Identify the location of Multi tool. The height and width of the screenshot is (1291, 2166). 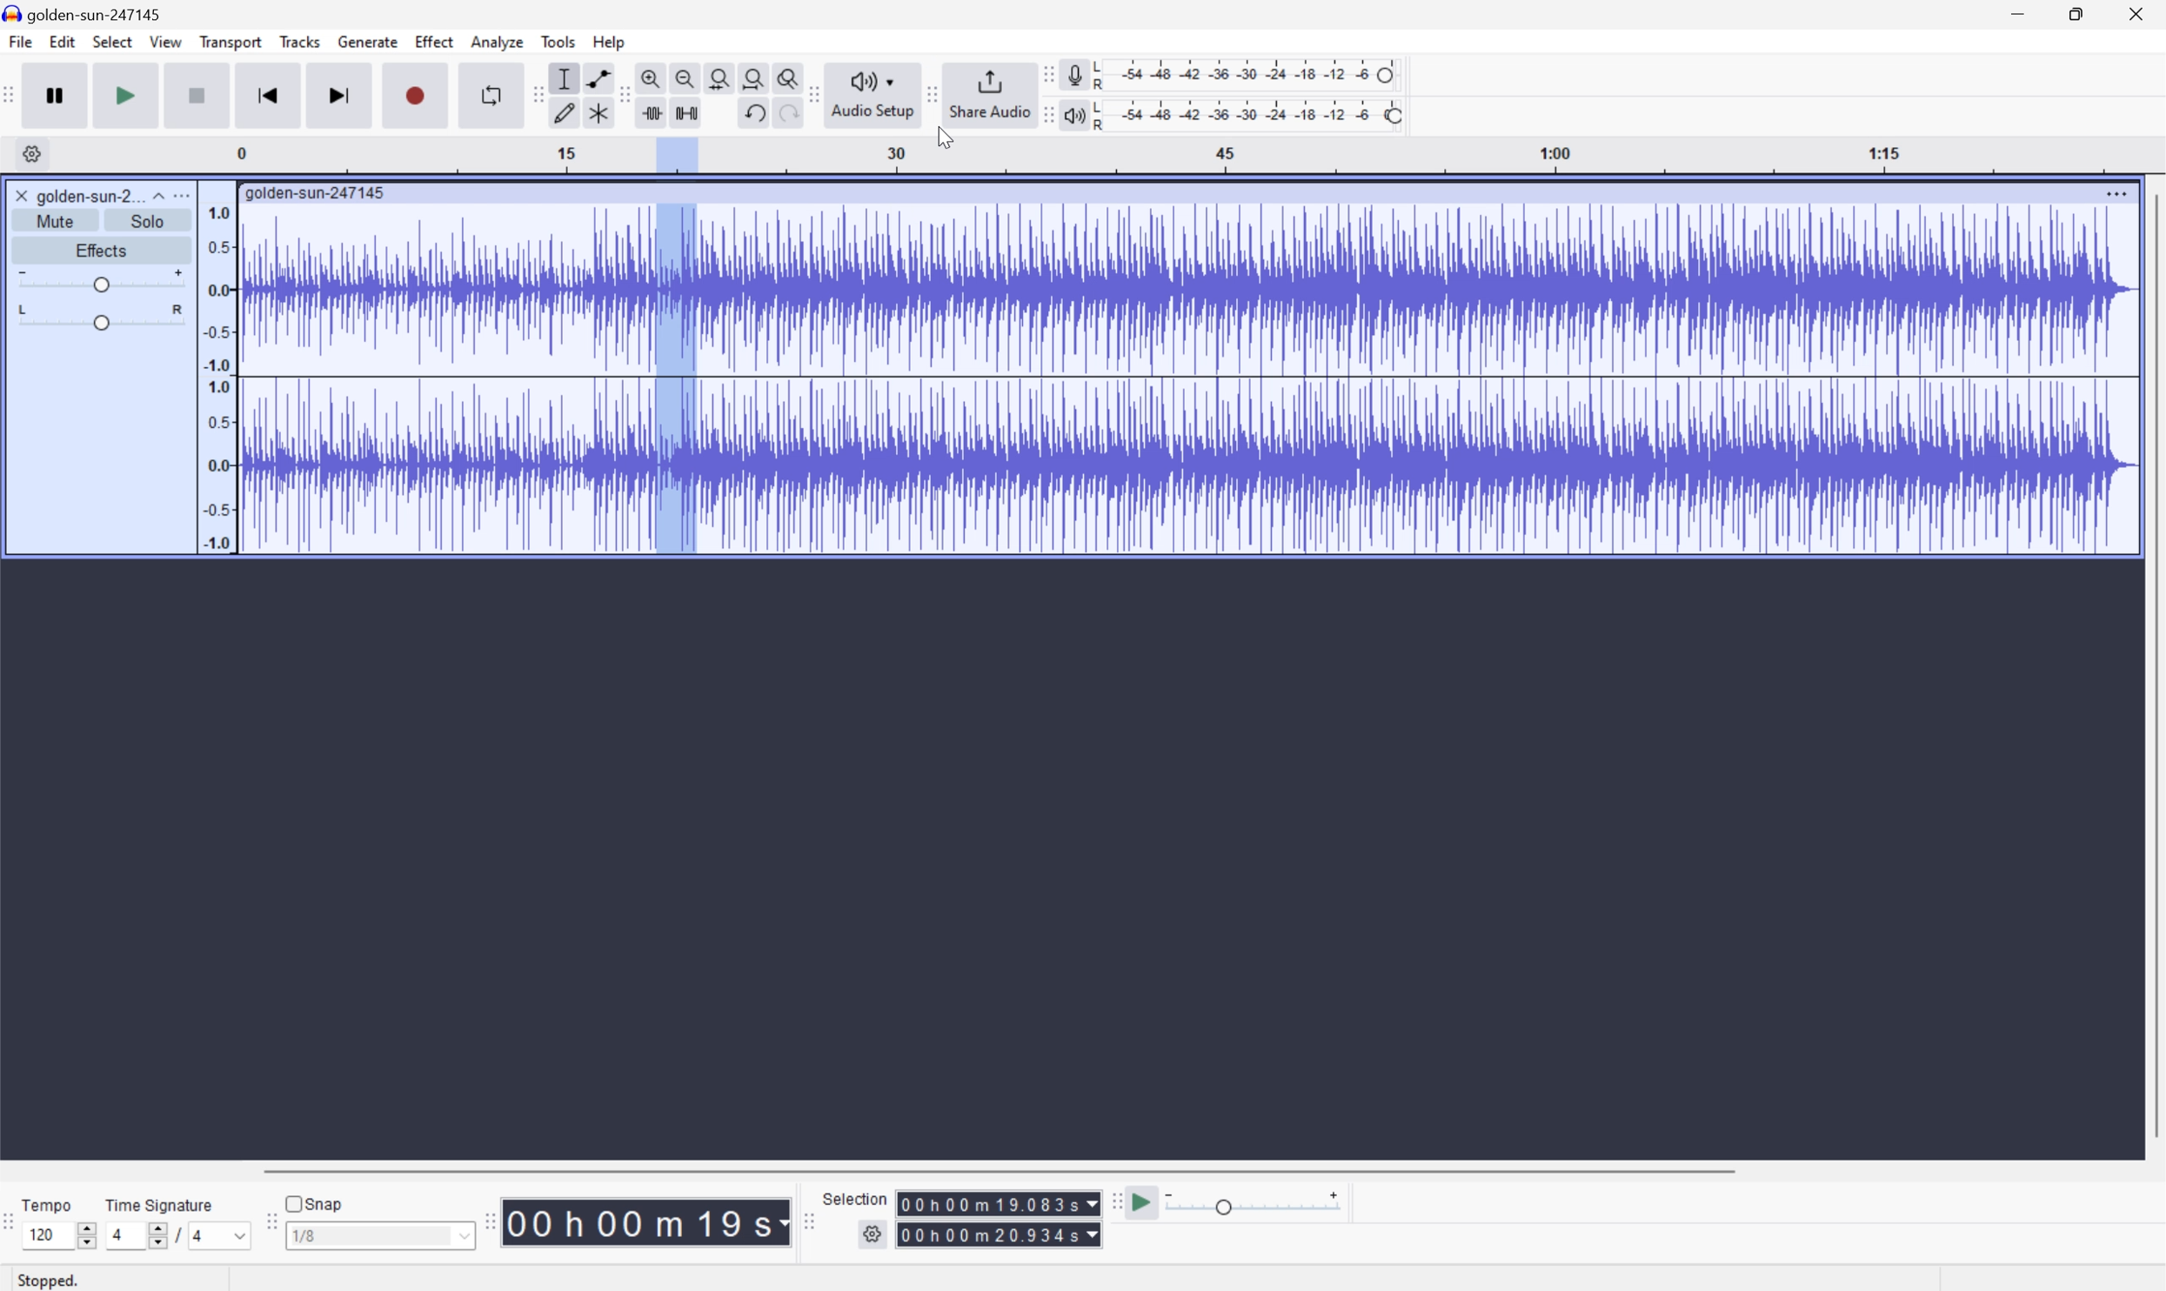
(601, 110).